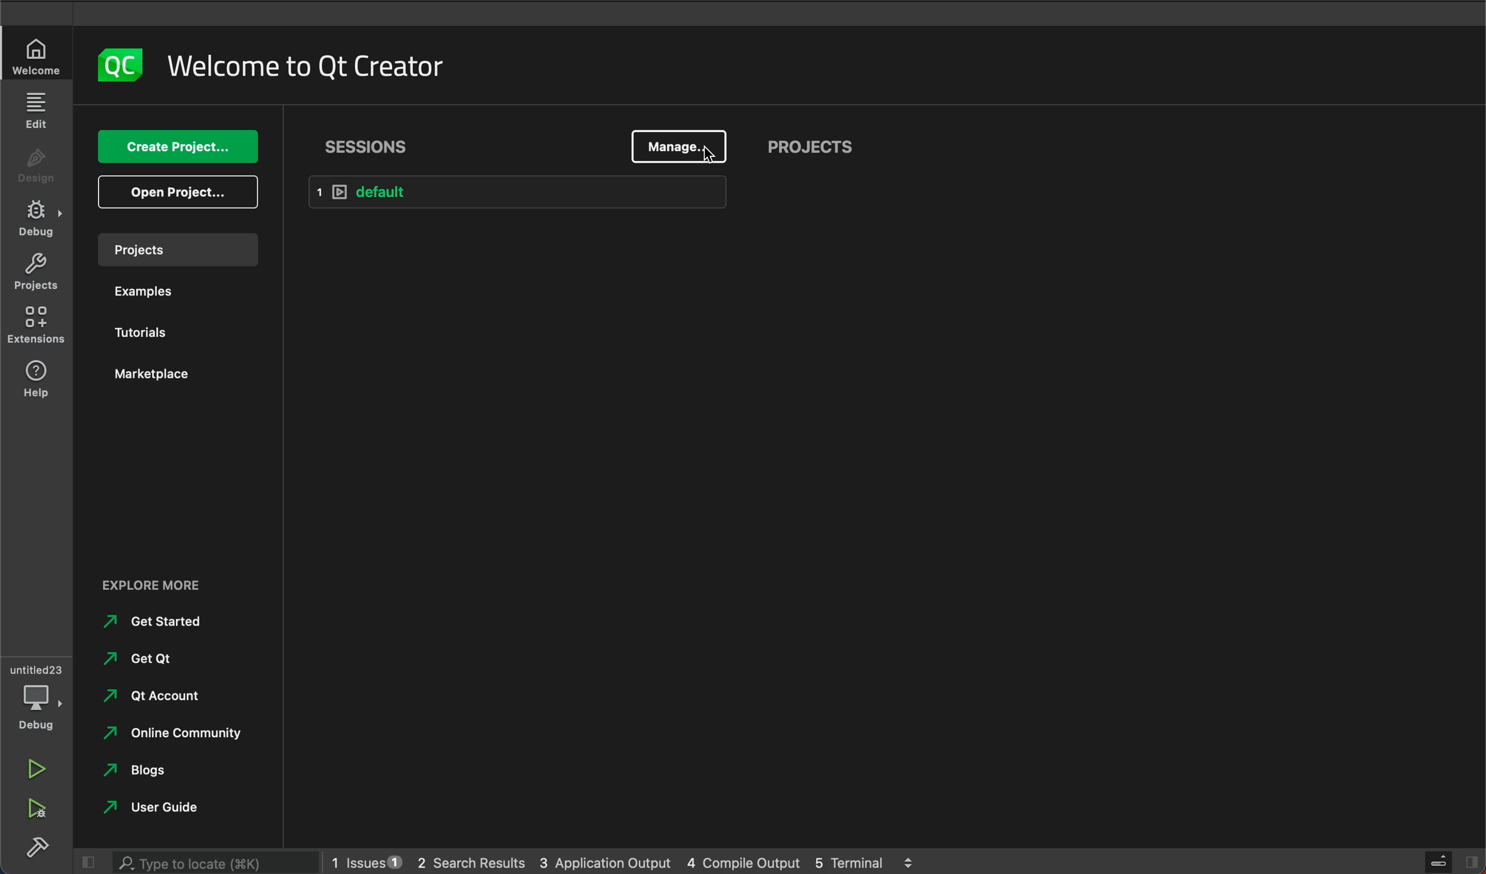 The width and height of the screenshot is (1486, 874). Describe the element at coordinates (177, 248) in the screenshot. I see `projects` at that location.